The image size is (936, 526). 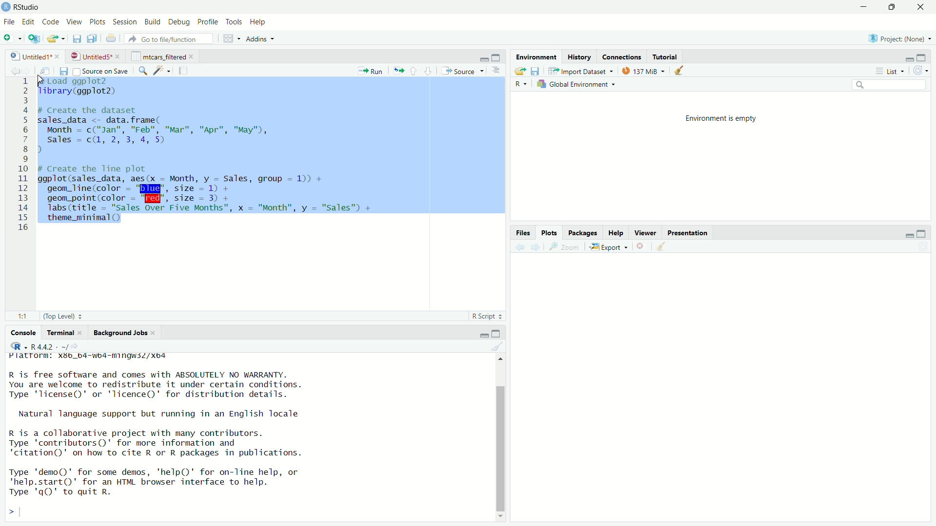 What do you see at coordinates (209, 22) in the screenshot?
I see `profile` at bounding box center [209, 22].